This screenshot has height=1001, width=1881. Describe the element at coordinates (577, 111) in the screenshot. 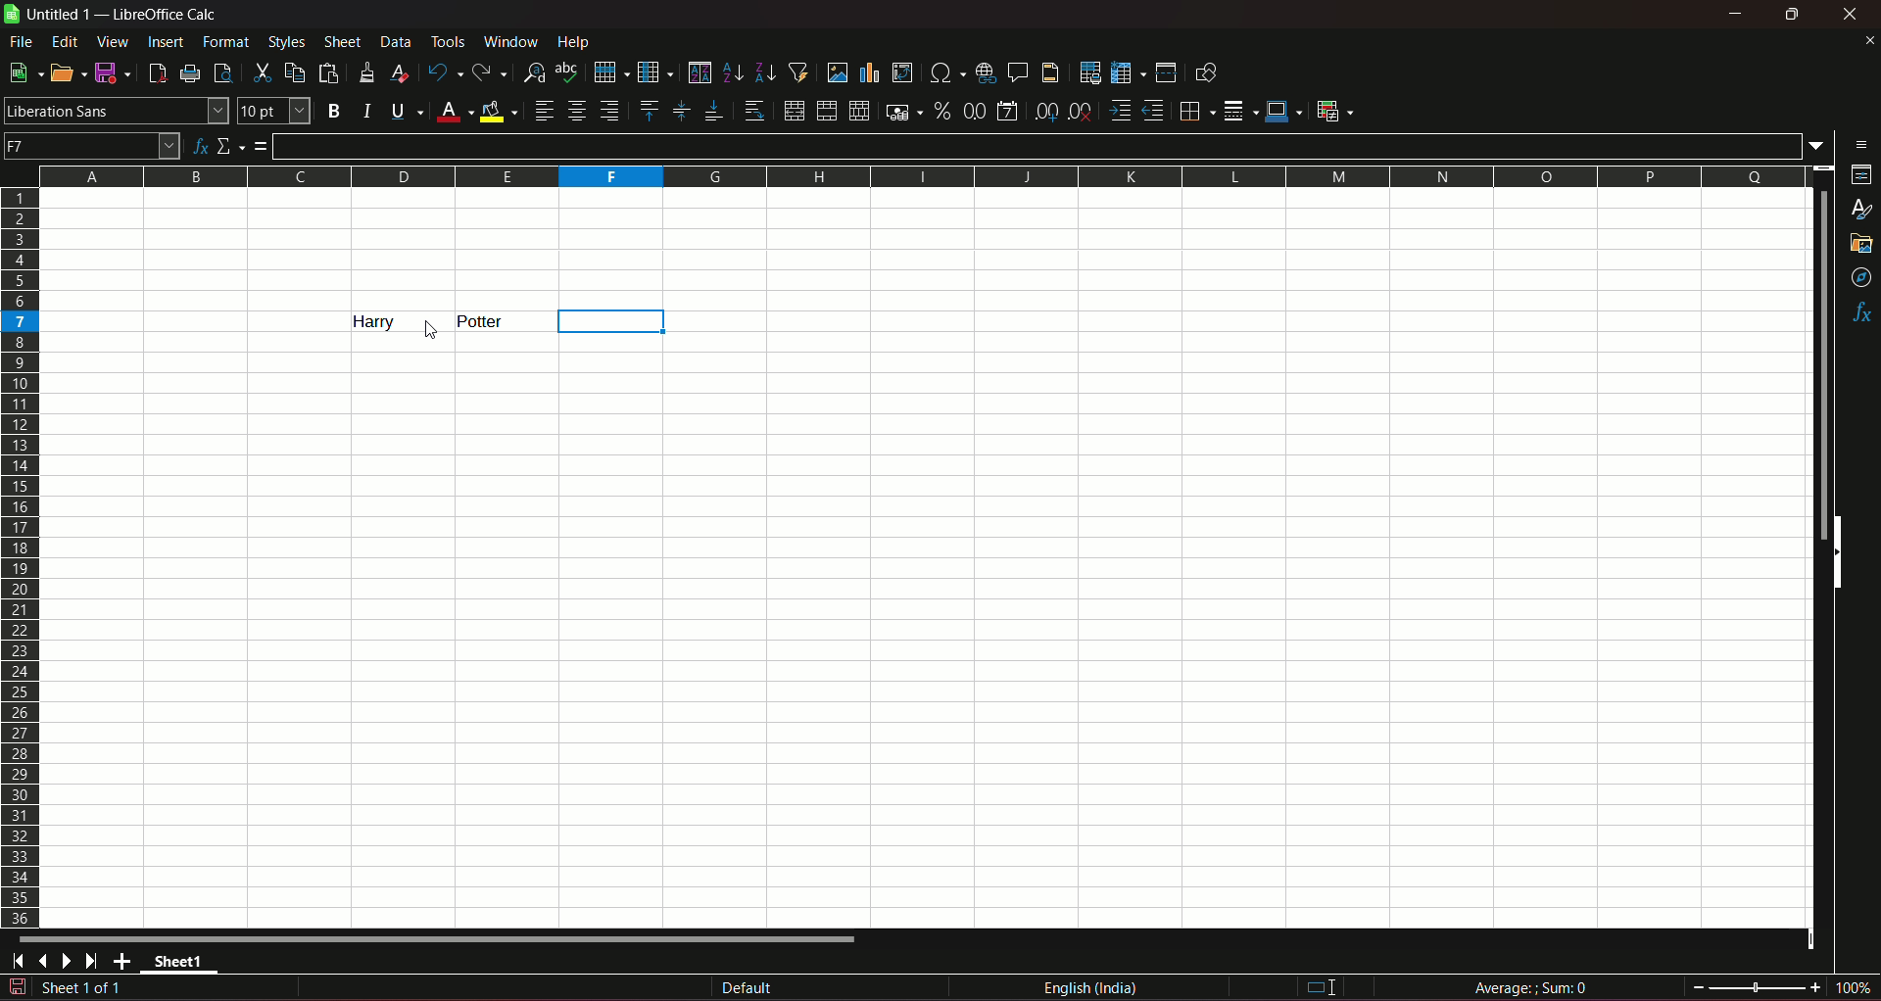

I see `align center` at that location.